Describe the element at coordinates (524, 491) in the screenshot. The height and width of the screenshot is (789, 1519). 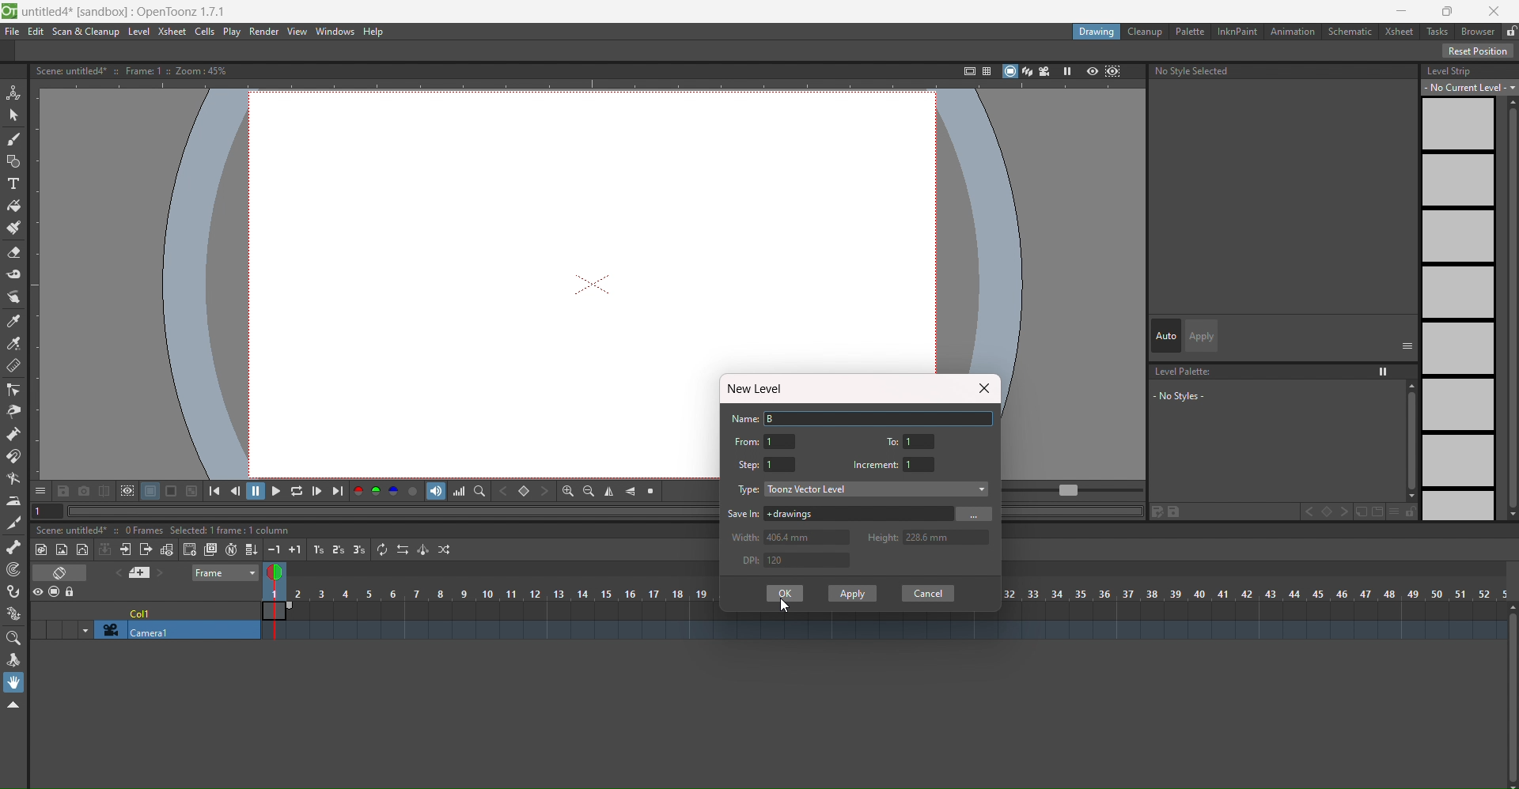
I see `set key` at that location.